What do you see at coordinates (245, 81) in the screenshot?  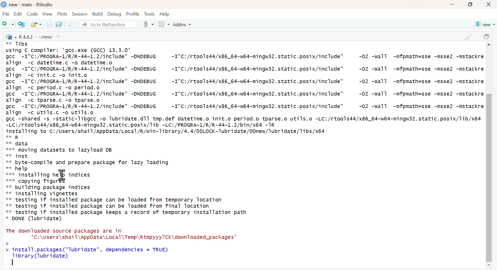 I see `using C compiler: 'gcc.exe (GCC) 13.3.0°

gcc -I"C:/PROGRA~1/R/R-44~1.2/include" -DNDEBUG -I"C:/rtools44/x86_64-w64-mingw32.static.posix/include"” -02 -wall -mfpmath=sse -msse2 -mstackre
align -c datetime.c -o datetime.o

gcc -I"C:/PROGRA~1/R/R-44~1.2/include" -DNDEBUG -I"C:/rtools44/x86_64-w64-mingw32.static.posix/include"” -02 -wall -mfpmath=sse -msse2 -mstackre
align -c init.c -o init.o

gcc -I"C:/PROGRA~1/R/R-44~1.2/include" -DNDEBUG -I"C:/rtools44/x86_64-w64-mingw32.static.posix/include"” -02 -wall -mfpmath=sse -msse2 -mstackre
align -c period.c -o period.o

gcc -I"C:/PROGRA~1/R/R-44~1.2/include" -DNDEBUG -I"C:/rtools44/x86_64-w64-mingw32.static.posix/include"” -02 -wall -mfpmath=sse -msse2 -mstackre
align -c tparse.c -o tparse.o

gcc -I"C:/PROGRA~1/R/R-44~1.2/include"” -DNDEBUG -I"C:/rtools44/x86_64-w64-mingw32.static.posix/include"” -02 -wall -mfpmath=sse -msse2 -mstackre
align -c utils.c -o utils.o` at bounding box center [245, 81].